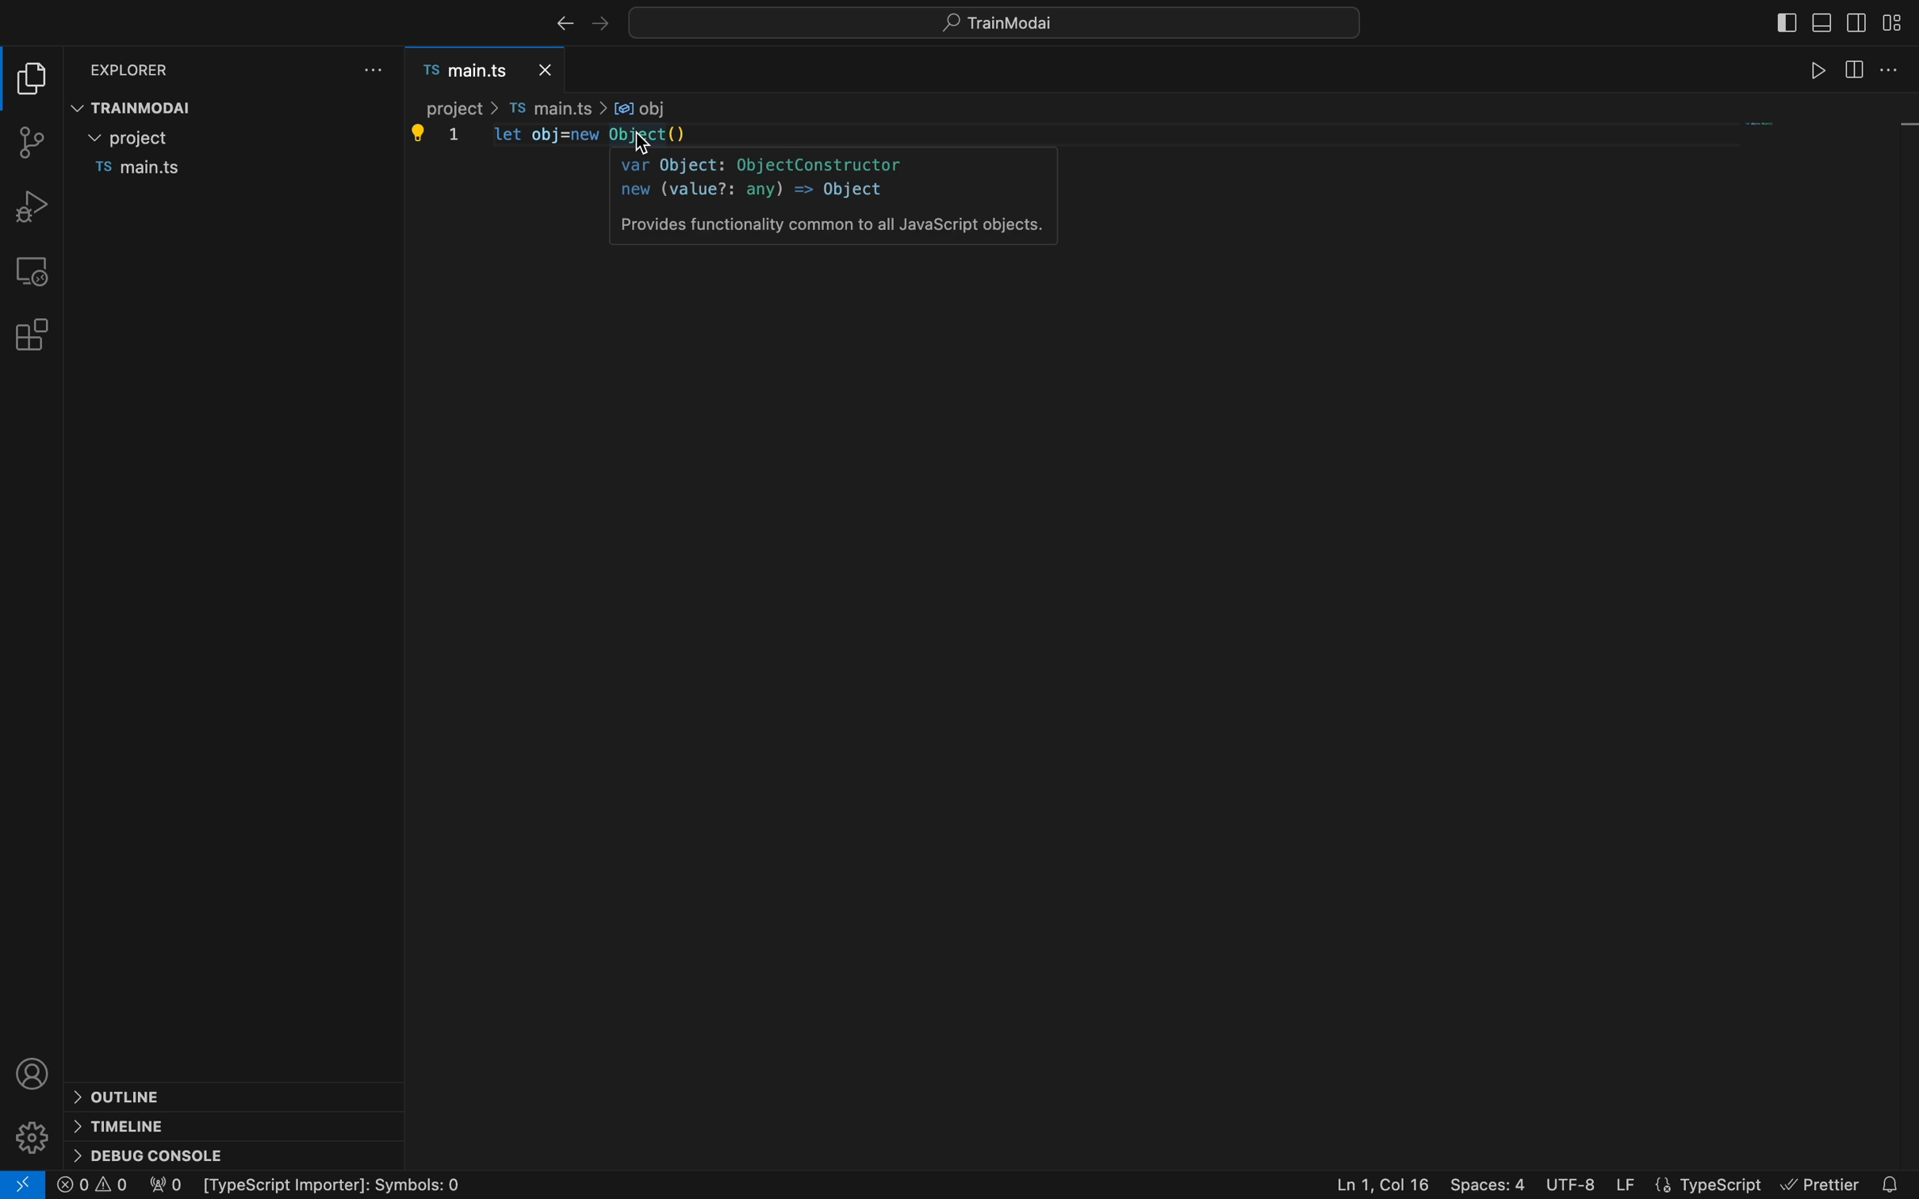 This screenshot has height=1199, width=1919. I want to click on quick open, so click(1006, 21).